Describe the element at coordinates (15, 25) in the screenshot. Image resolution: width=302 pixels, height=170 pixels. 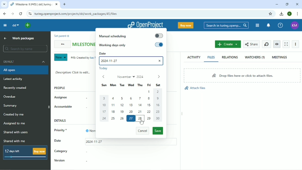
I see `dd` at that location.